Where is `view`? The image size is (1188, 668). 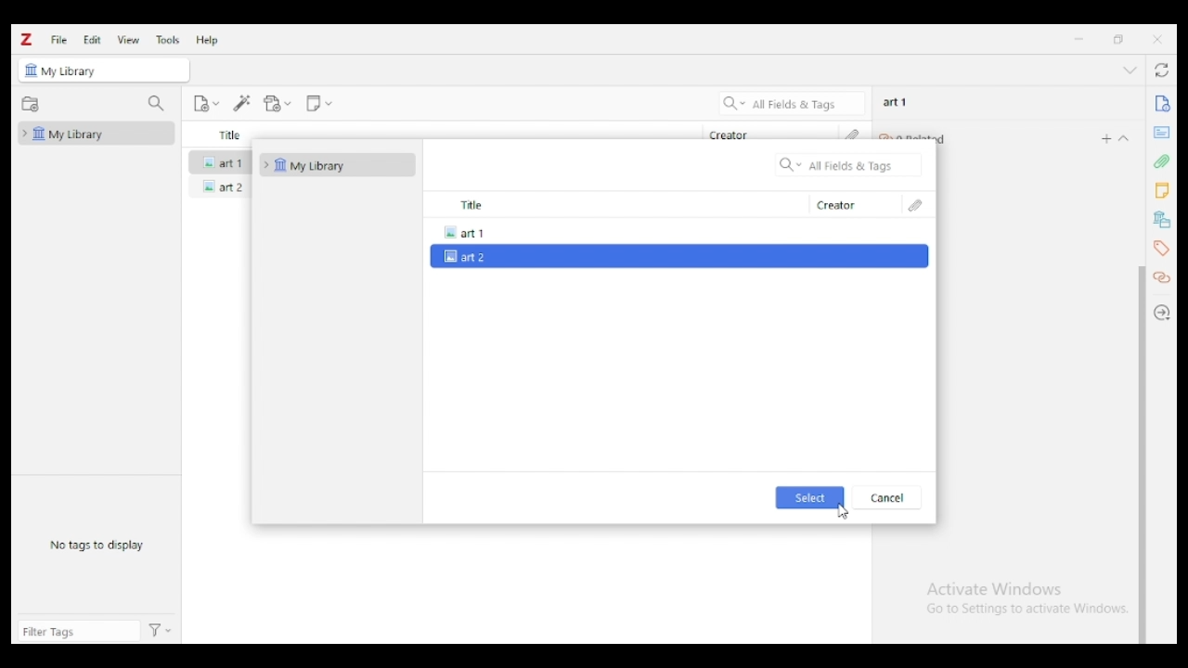
view is located at coordinates (129, 40).